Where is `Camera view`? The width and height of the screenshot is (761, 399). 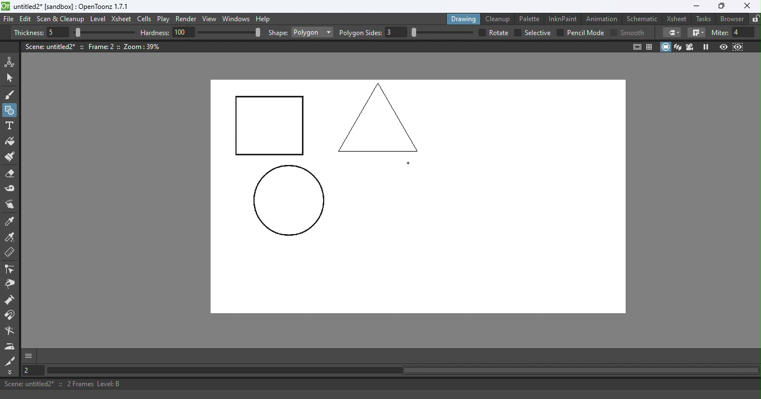
Camera view is located at coordinates (691, 46).